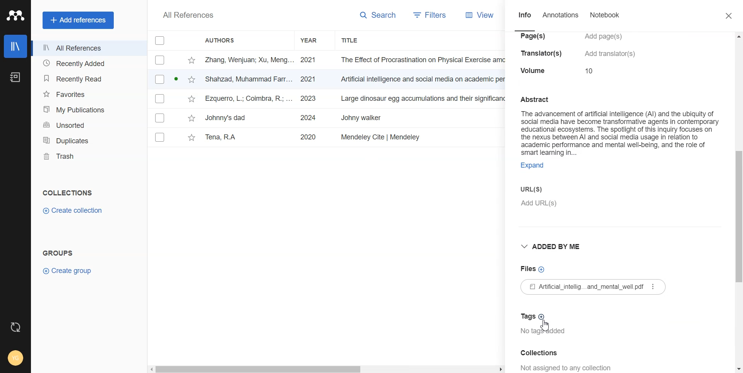  Describe the element at coordinates (325, 138) in the screenshot. I see `File` at that location.